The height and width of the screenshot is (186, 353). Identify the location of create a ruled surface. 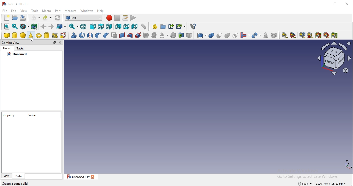
(121, 35).